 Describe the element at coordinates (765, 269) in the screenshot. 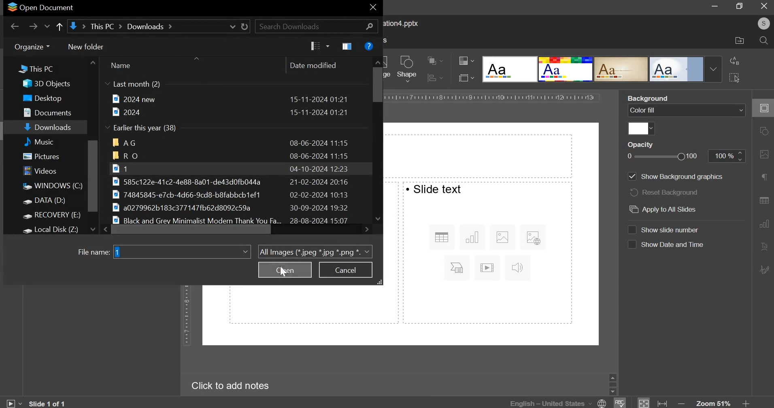

I see `signature` at that location.